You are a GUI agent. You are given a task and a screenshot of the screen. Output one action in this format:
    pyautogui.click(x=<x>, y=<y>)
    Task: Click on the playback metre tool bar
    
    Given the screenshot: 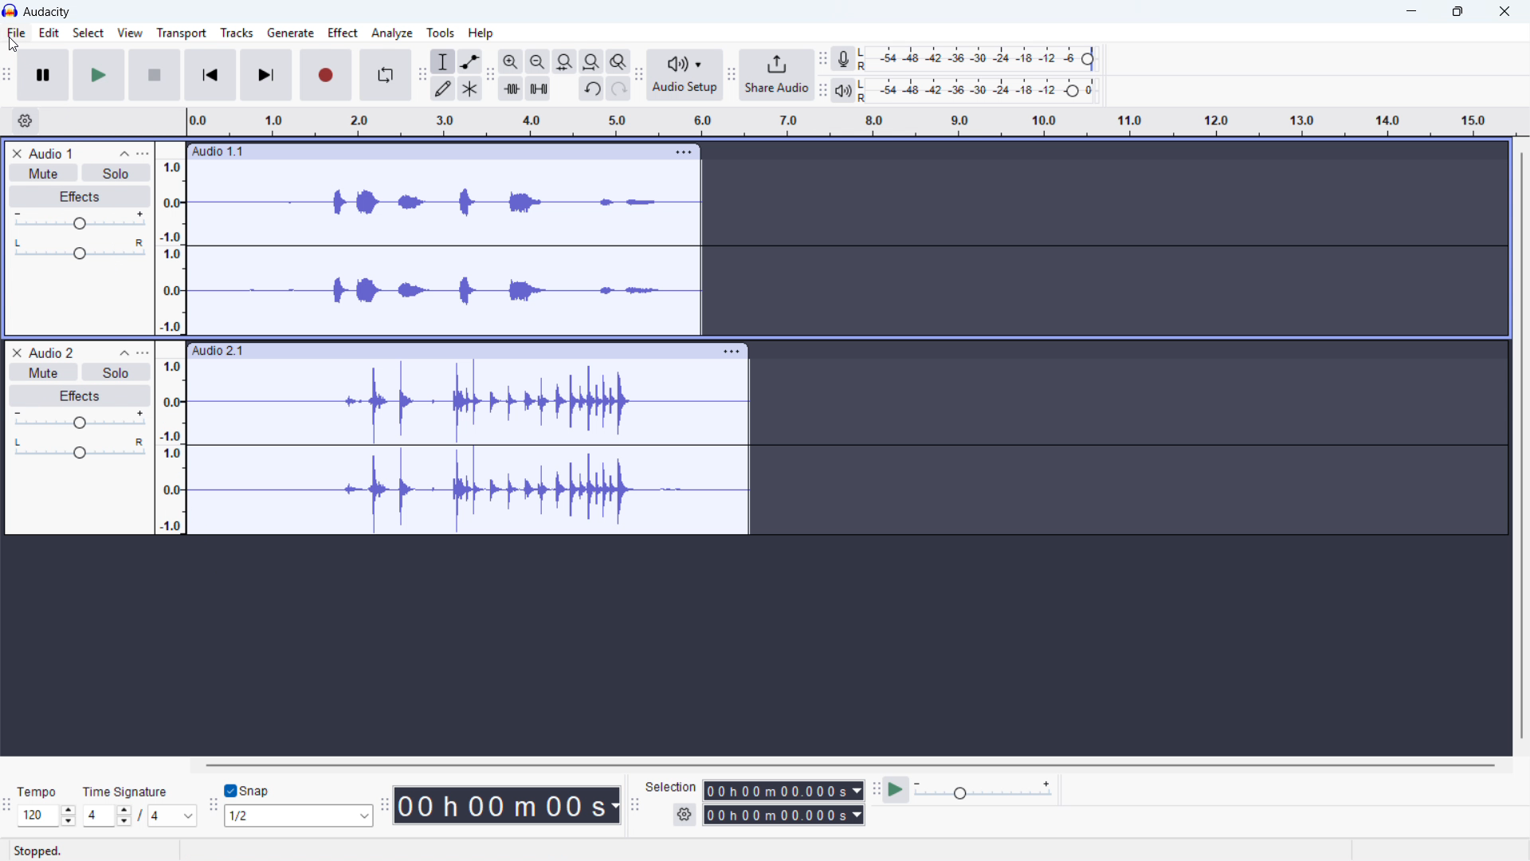 What is the action you would take?
    pyautogui.click(x=822, y=91)
    